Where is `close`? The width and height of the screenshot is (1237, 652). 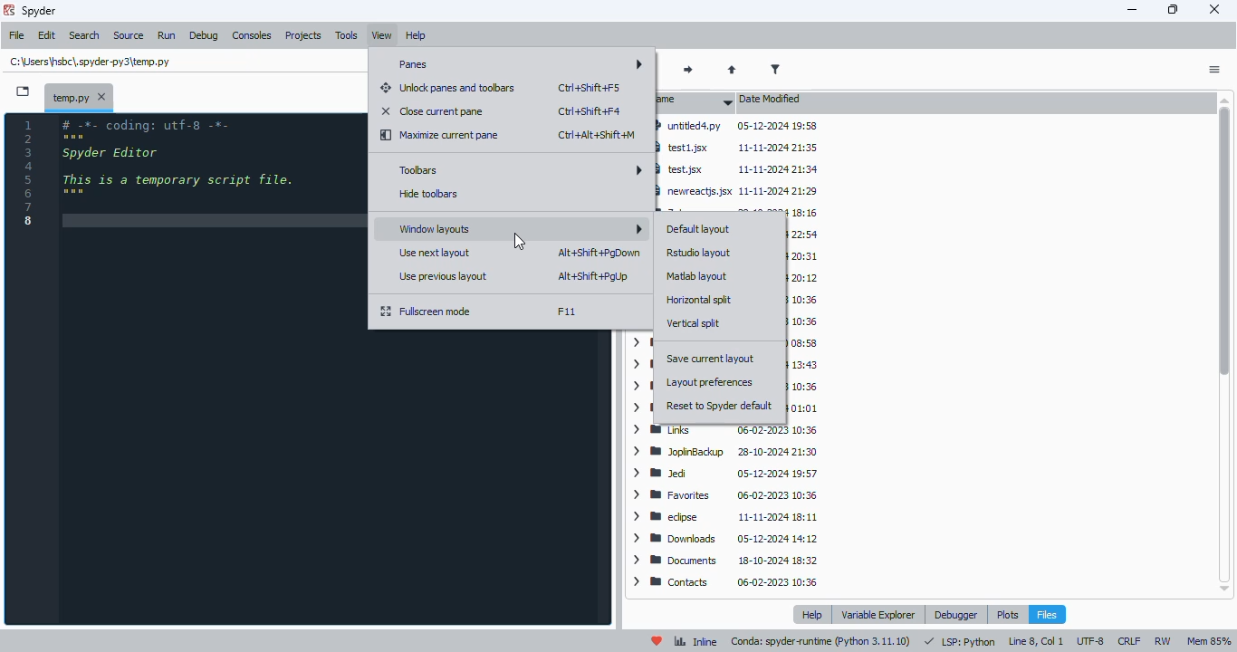 close is located at coordinates (1215, 8).